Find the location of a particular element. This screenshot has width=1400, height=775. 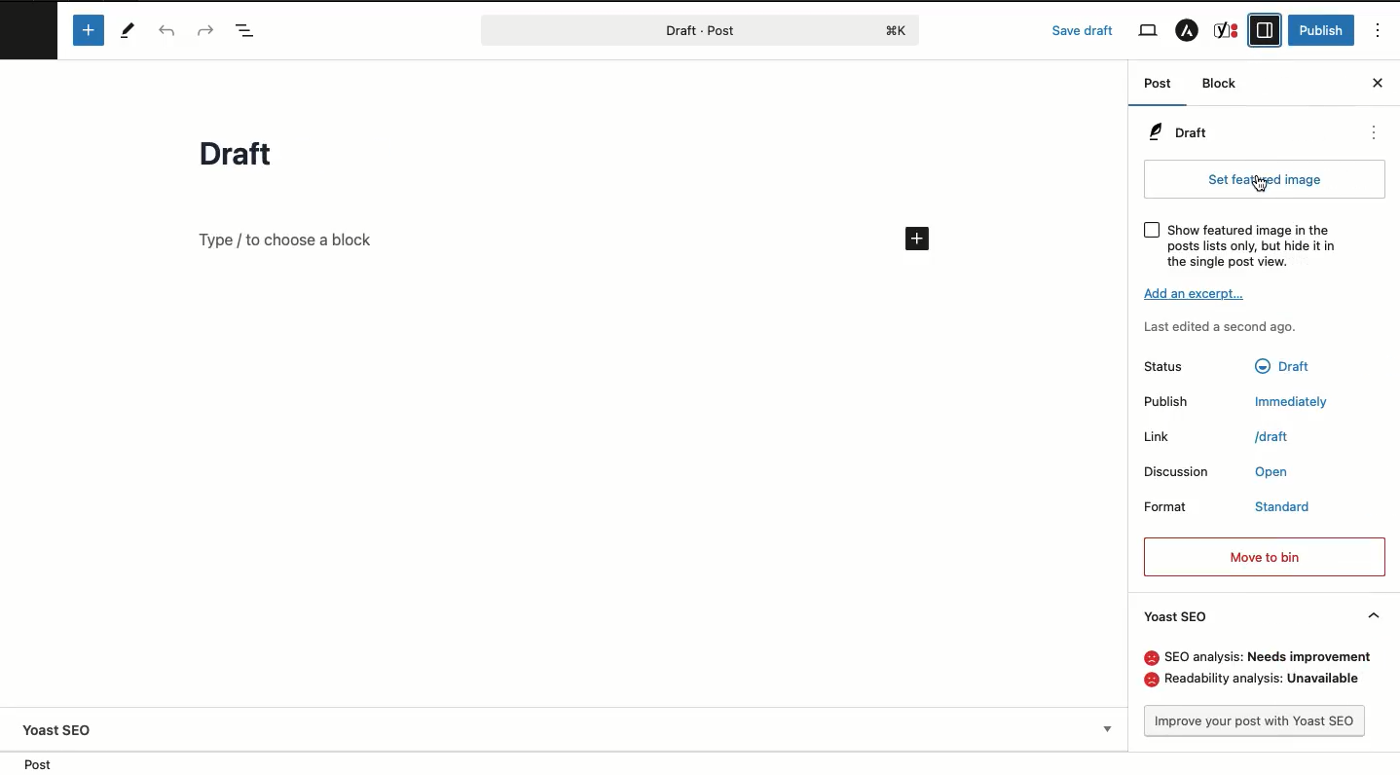

Checkbox  is located at coordinates (1151, 229).